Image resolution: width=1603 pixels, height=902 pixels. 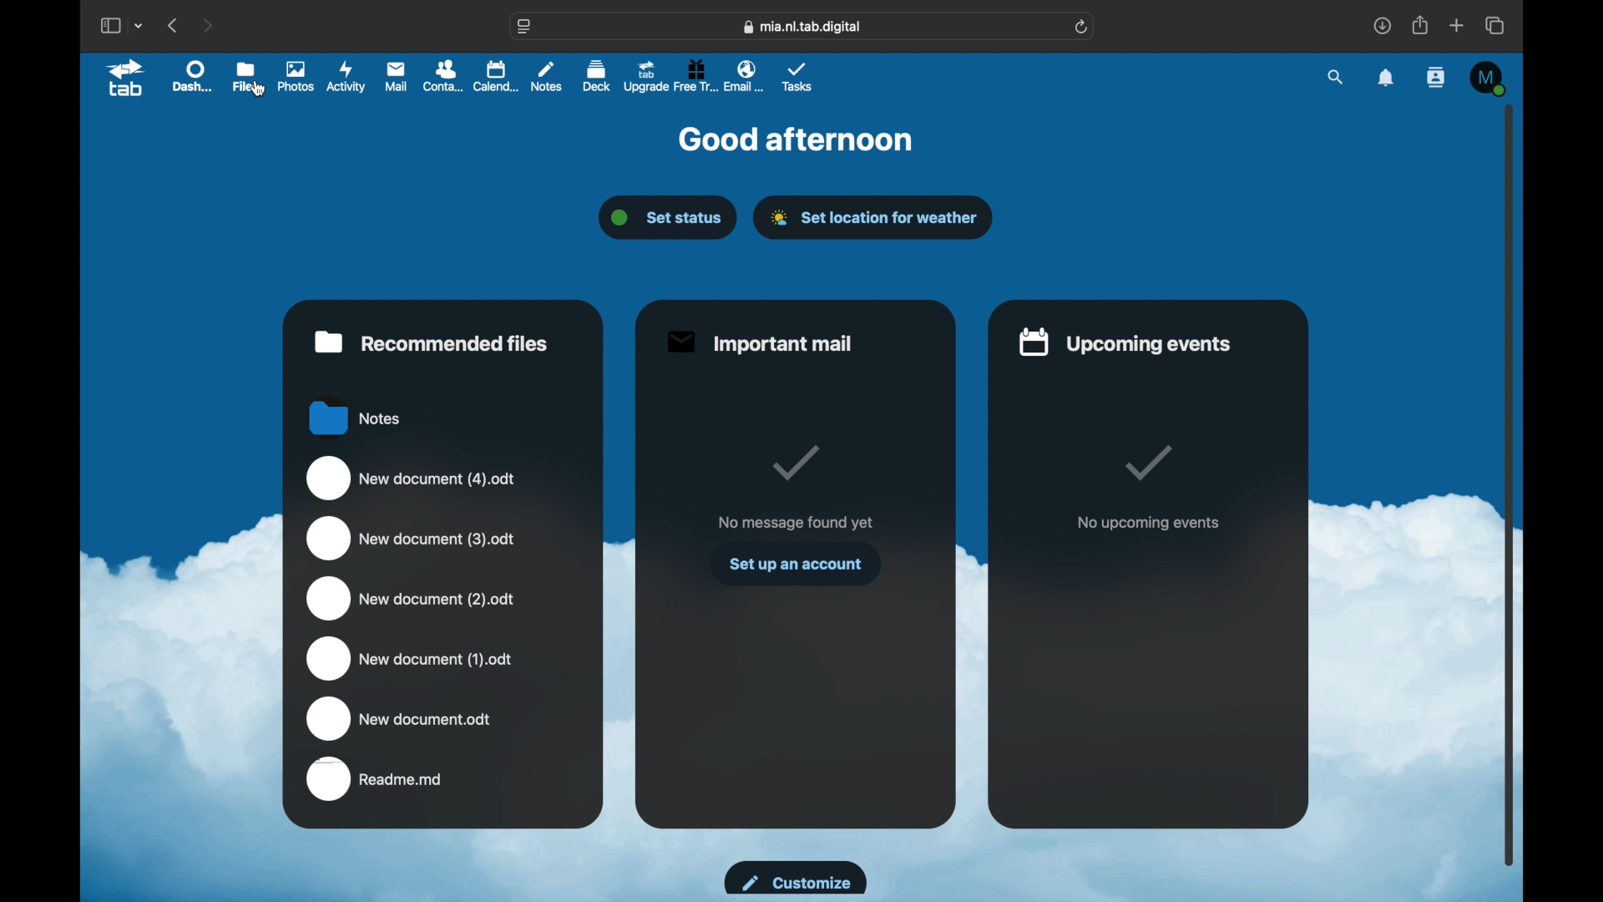 What do you see at coordinates (377, 779) in the screenshot?
I see `readme.md` at bounding box center [377, 779].